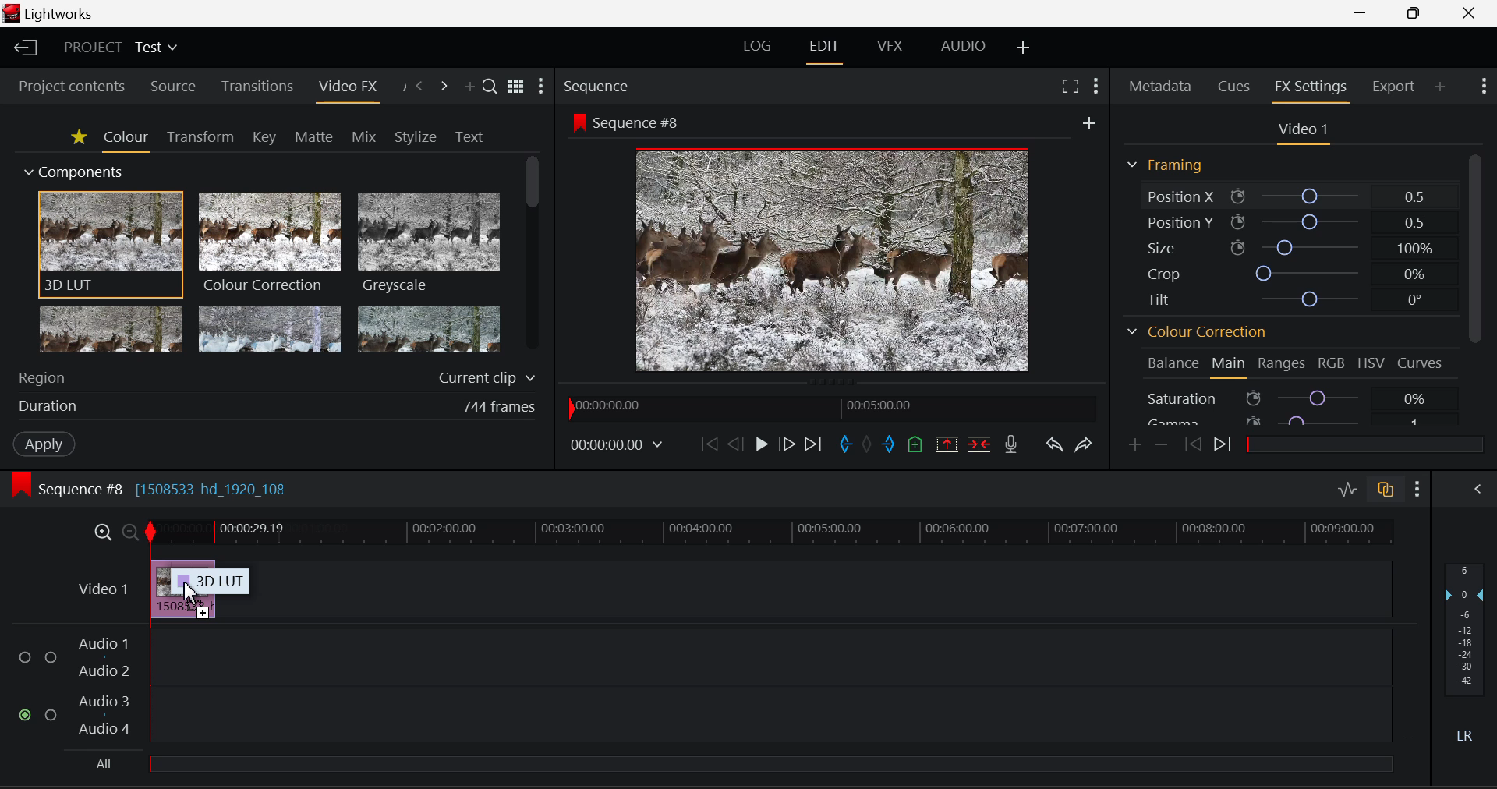  What do you see at coordinates (488, 82) in the screenshot?
I see `Search` at bounding box center [488, 82].